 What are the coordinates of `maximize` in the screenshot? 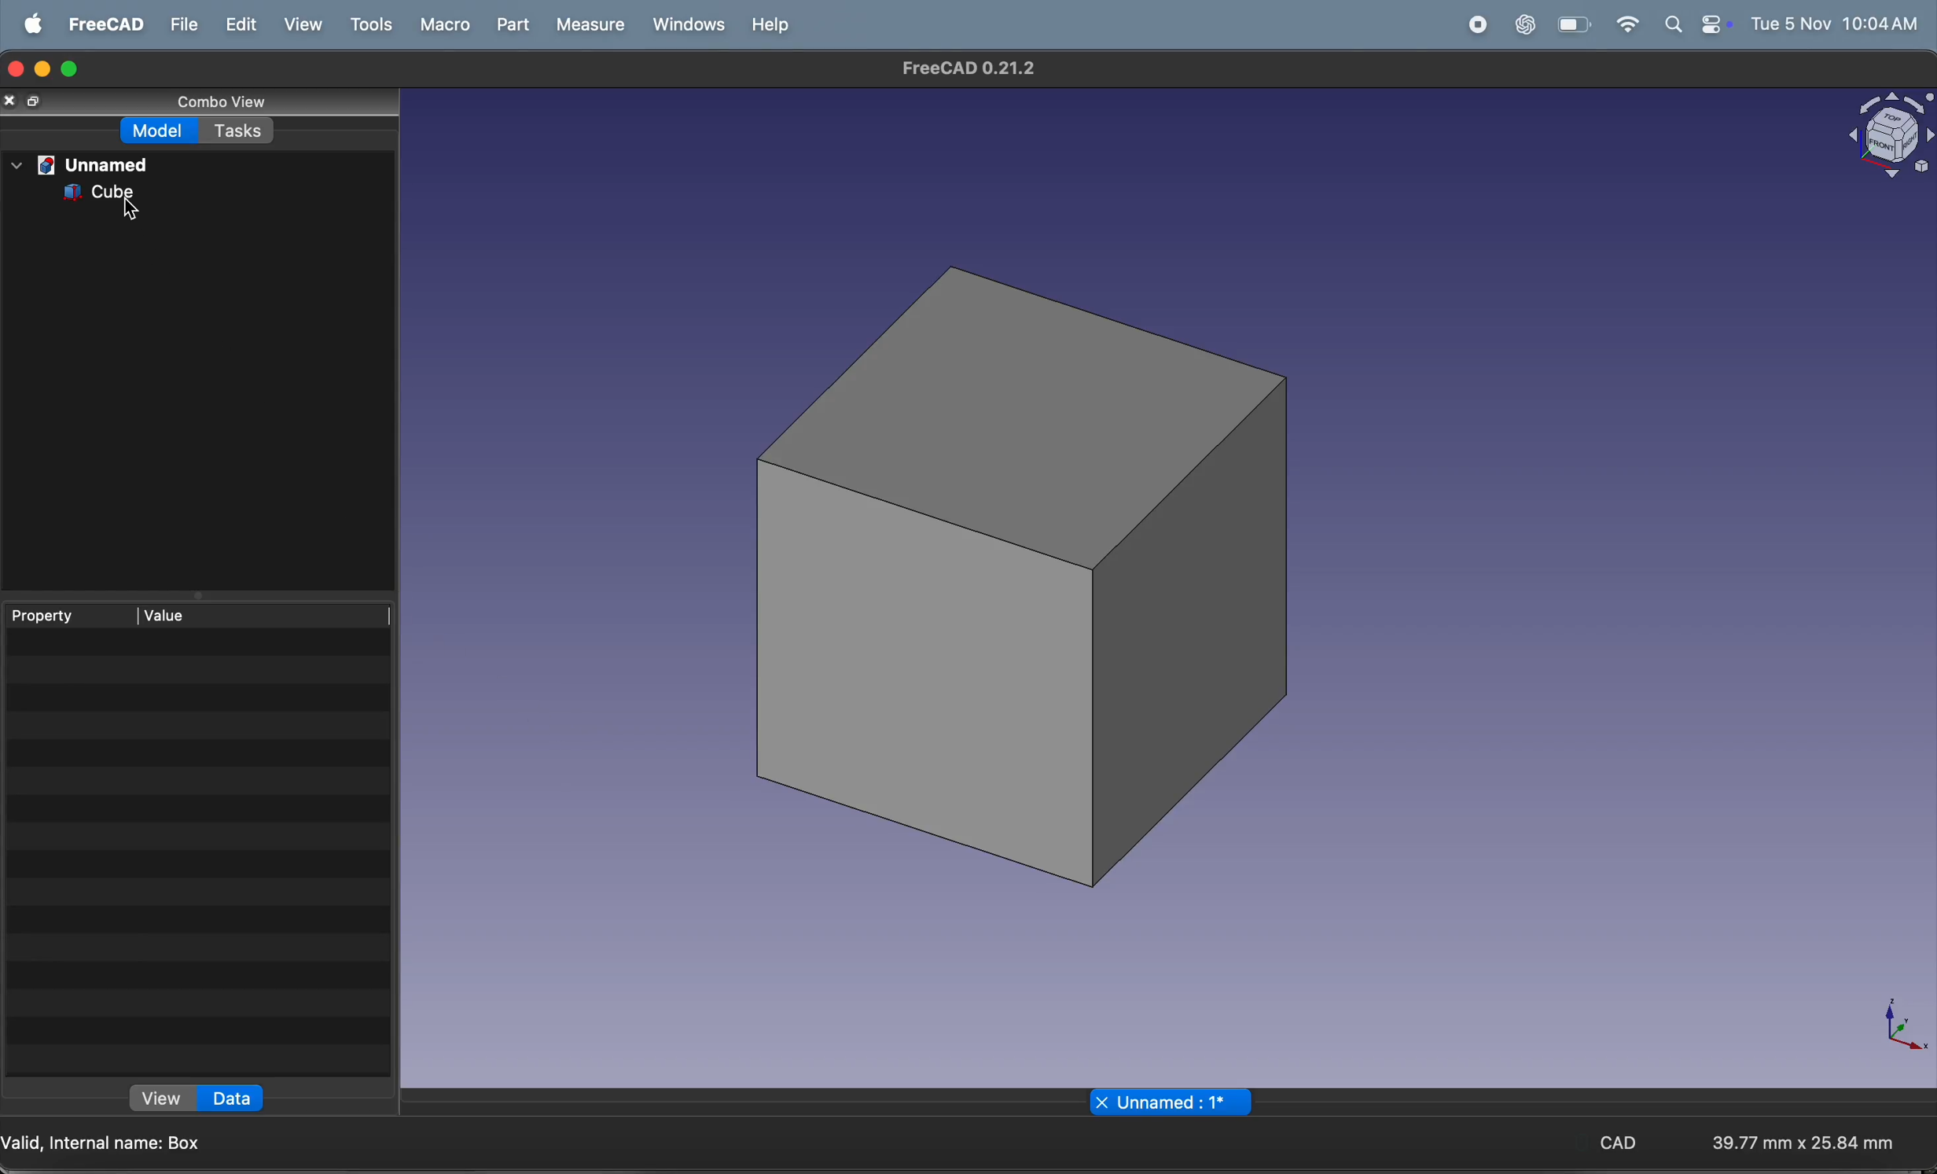 It's located at (74, 68).